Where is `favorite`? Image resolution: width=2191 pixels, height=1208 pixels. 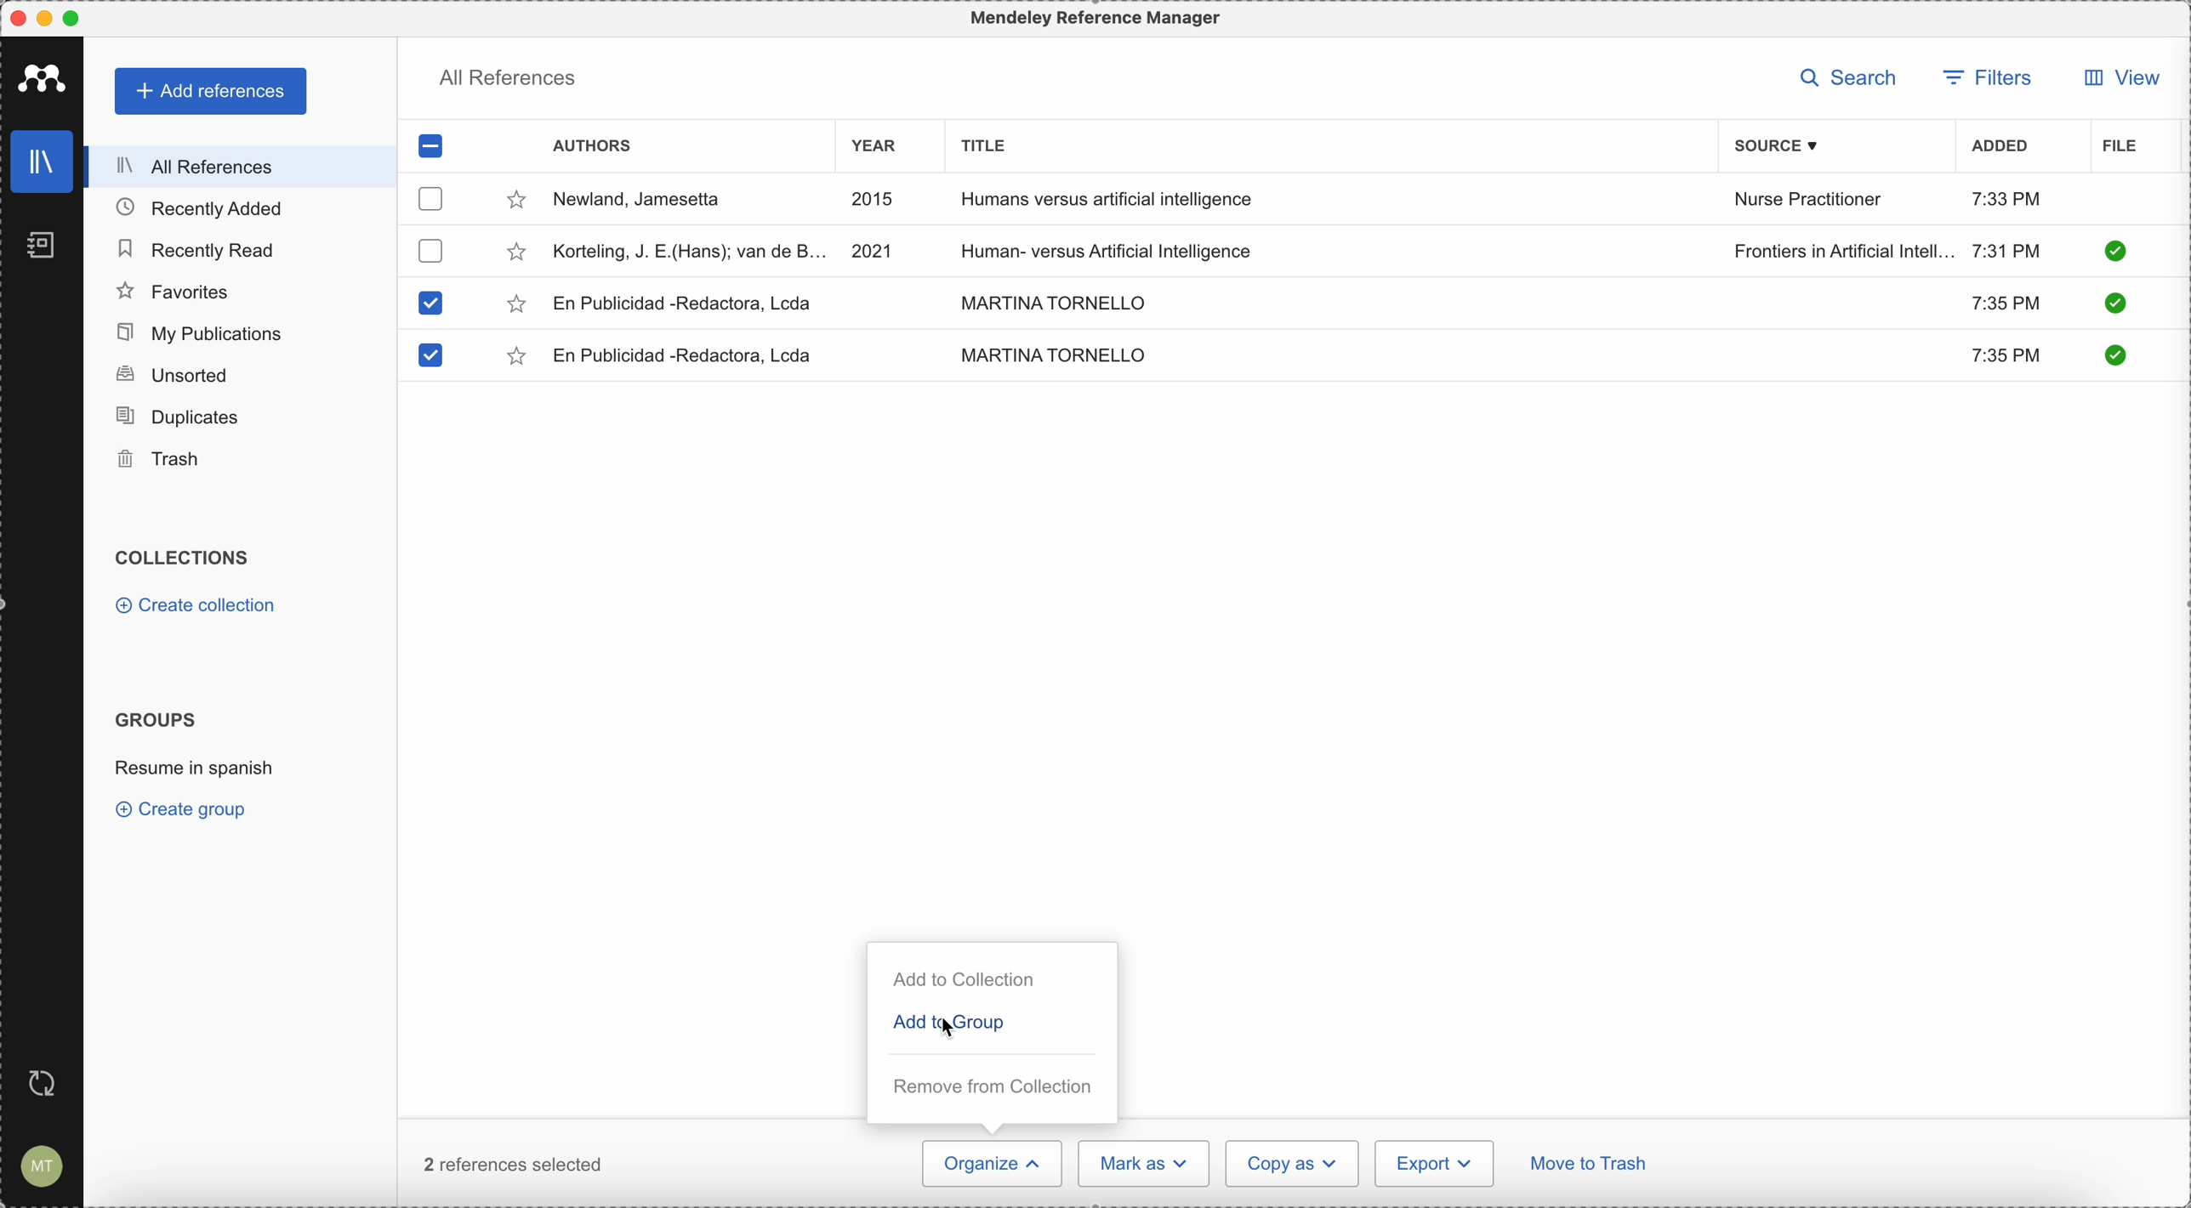
favorite is located at coordinates (515, 305).